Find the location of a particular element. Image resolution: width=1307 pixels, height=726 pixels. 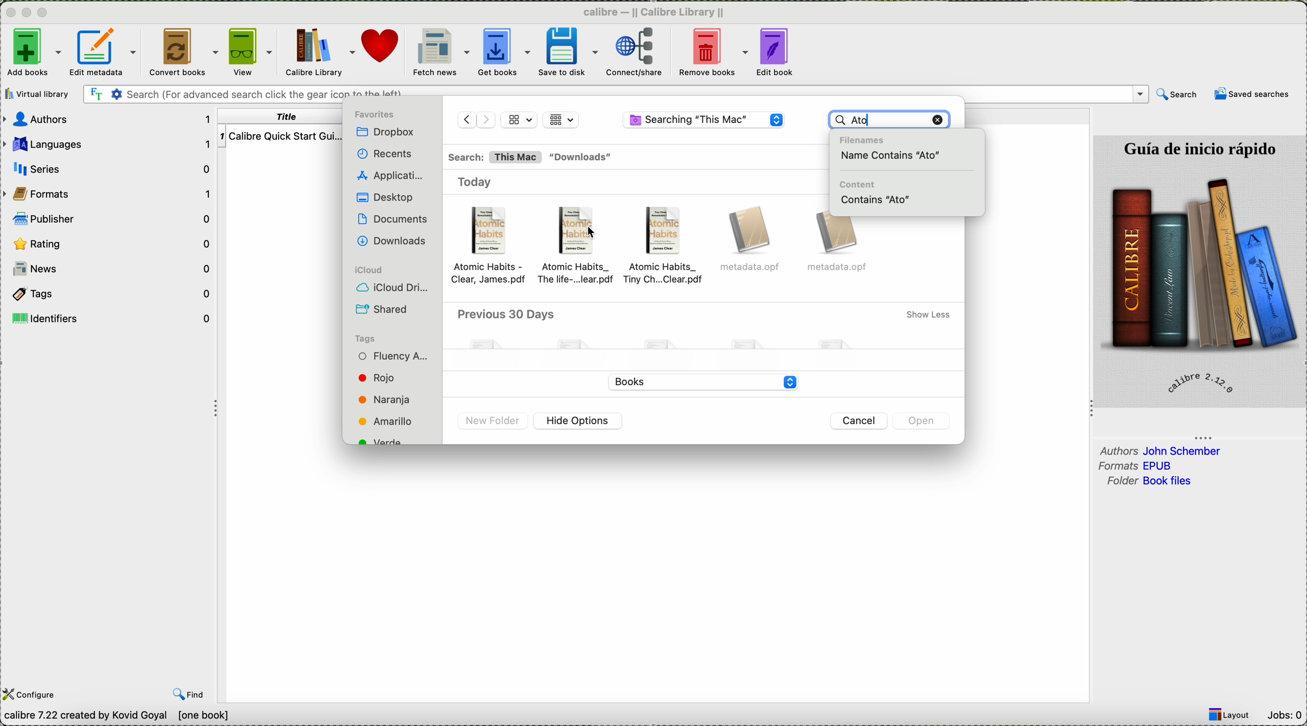

saved searches is located at coordinates (1251, 95).